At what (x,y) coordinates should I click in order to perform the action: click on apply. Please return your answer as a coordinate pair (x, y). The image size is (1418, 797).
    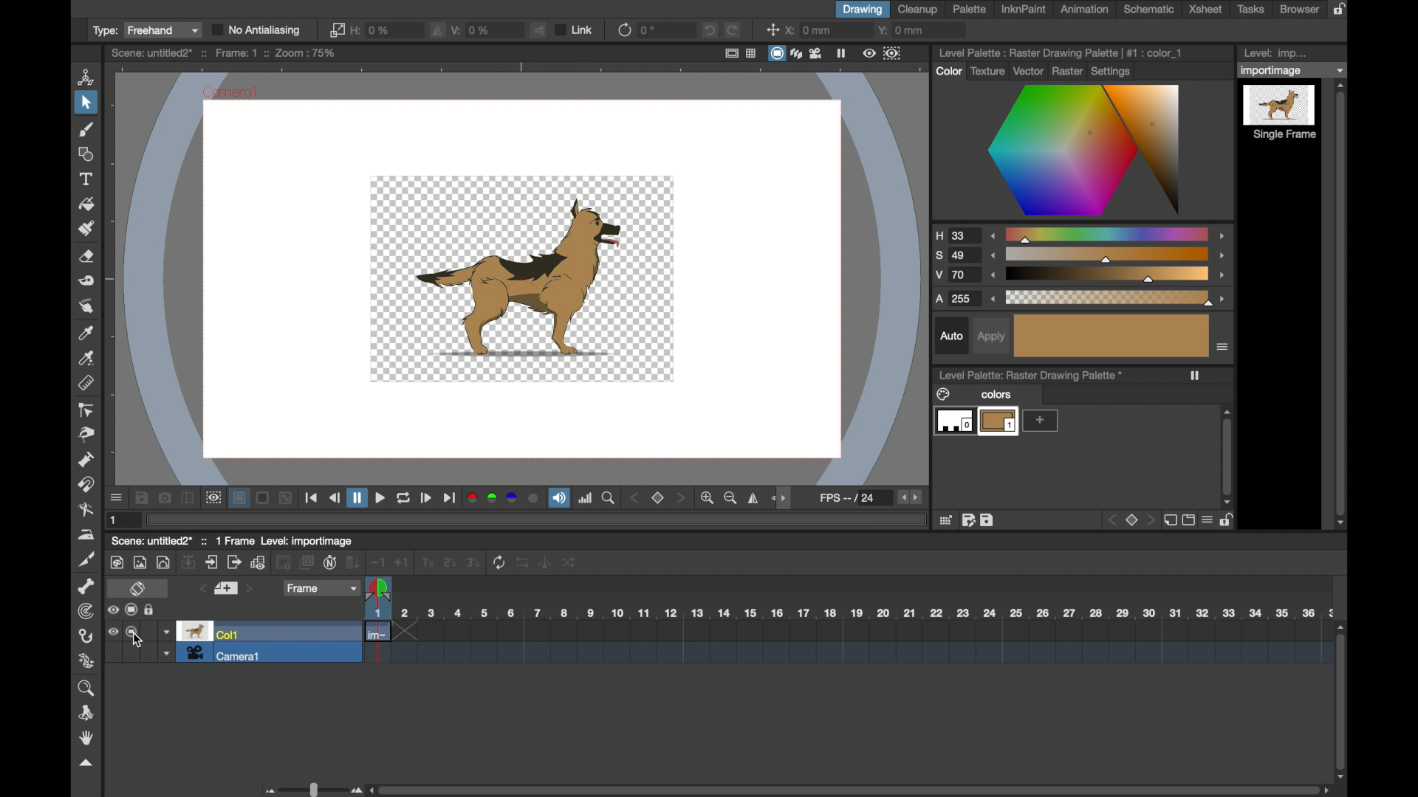
    Looking at the image, I should click on (991, 337).